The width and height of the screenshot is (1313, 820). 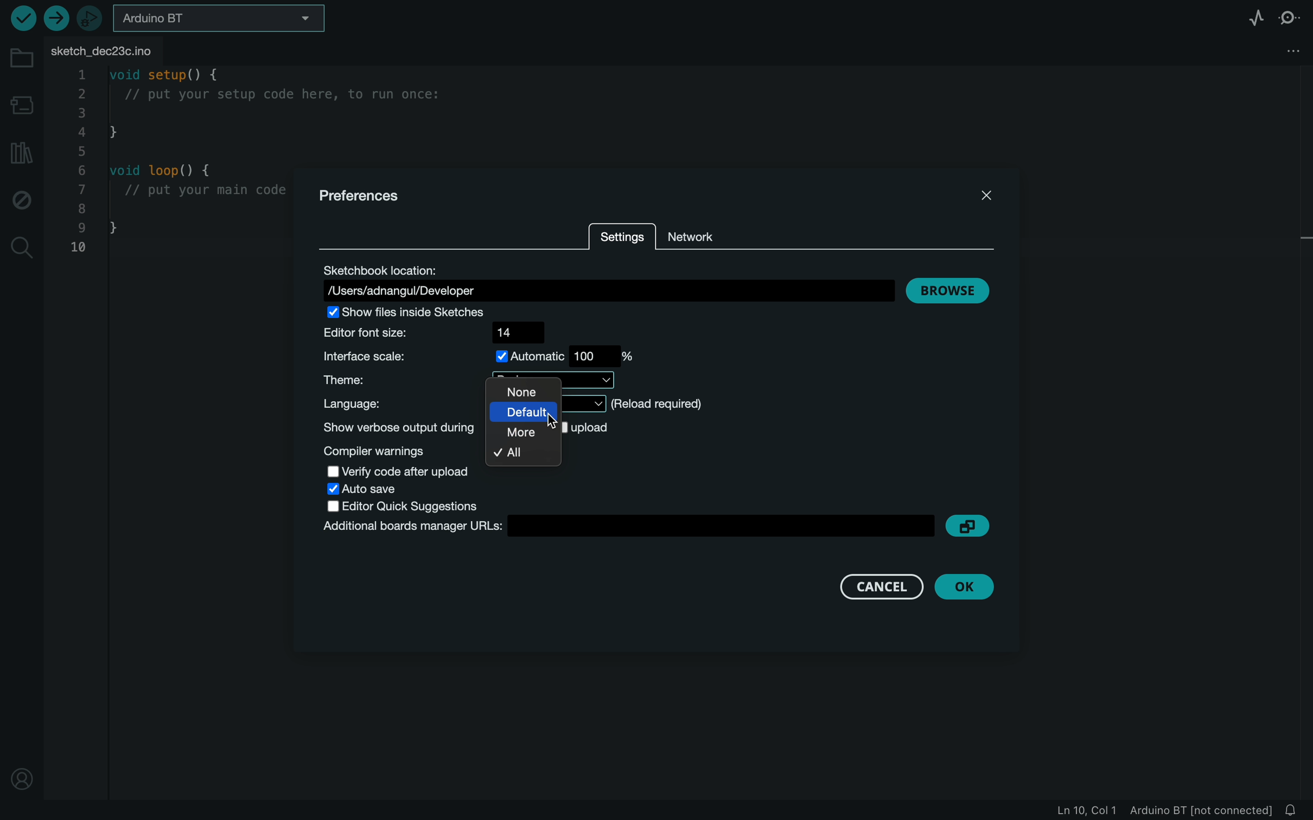 What do you see at coordinates (523, 456) in the screenshot?
I see `all` at bounding box center [523, 456].